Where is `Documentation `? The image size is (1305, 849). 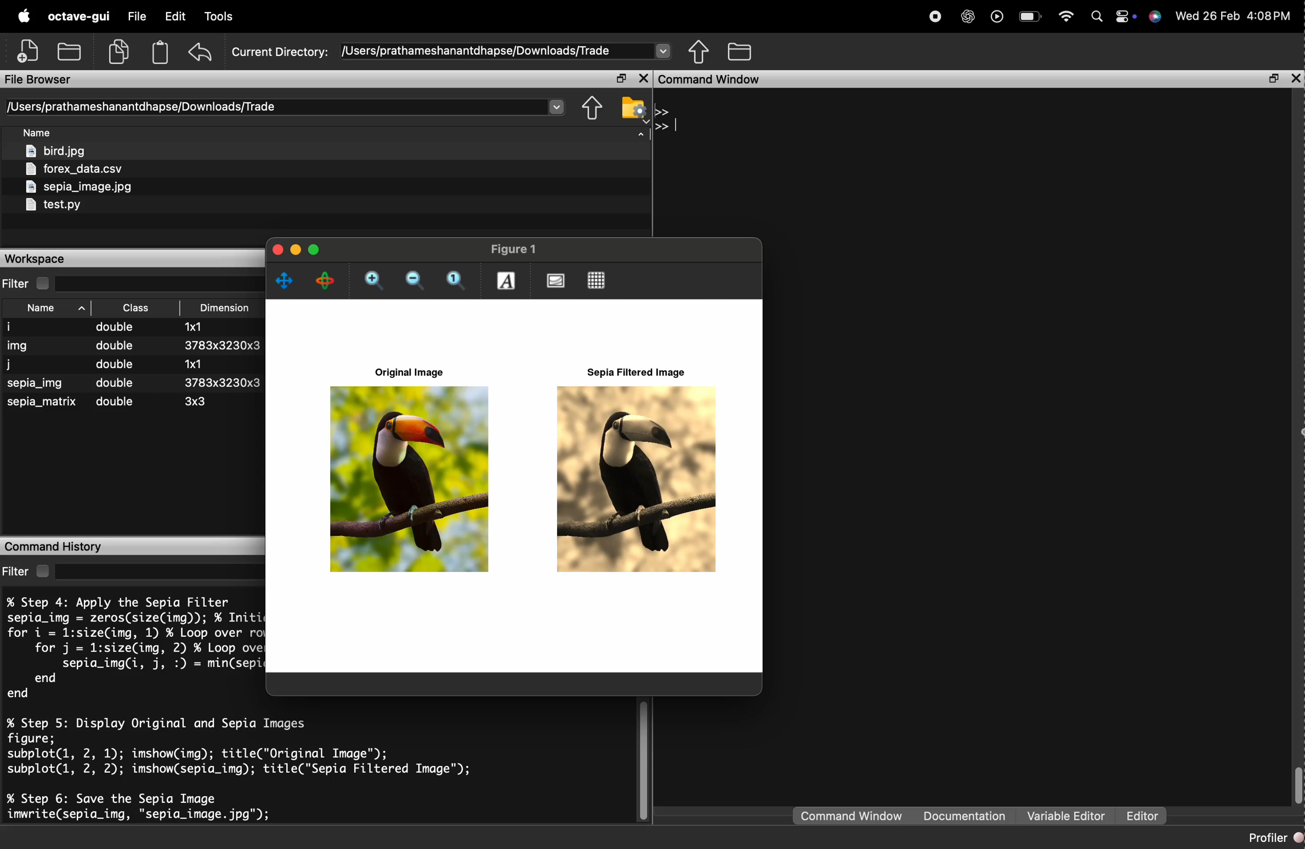 Documentation  is located at coordinates (966, 814).